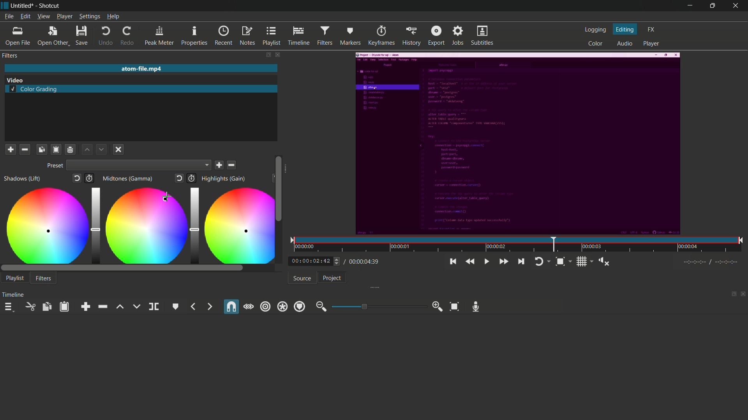  What do you see at coordinates (623, 44) in the screenshot?
I see `audio` at bounding box center [623, 44].